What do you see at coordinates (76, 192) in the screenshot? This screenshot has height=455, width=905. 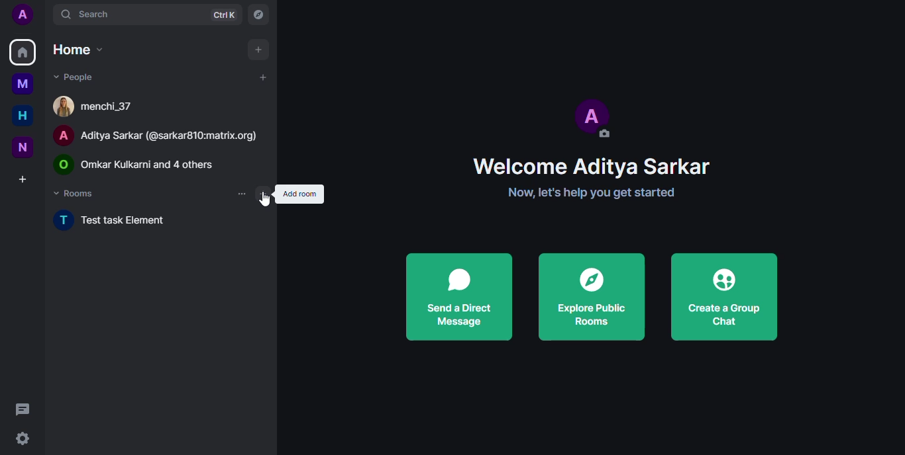 I see `rooms` at bounding box center [76, 192].